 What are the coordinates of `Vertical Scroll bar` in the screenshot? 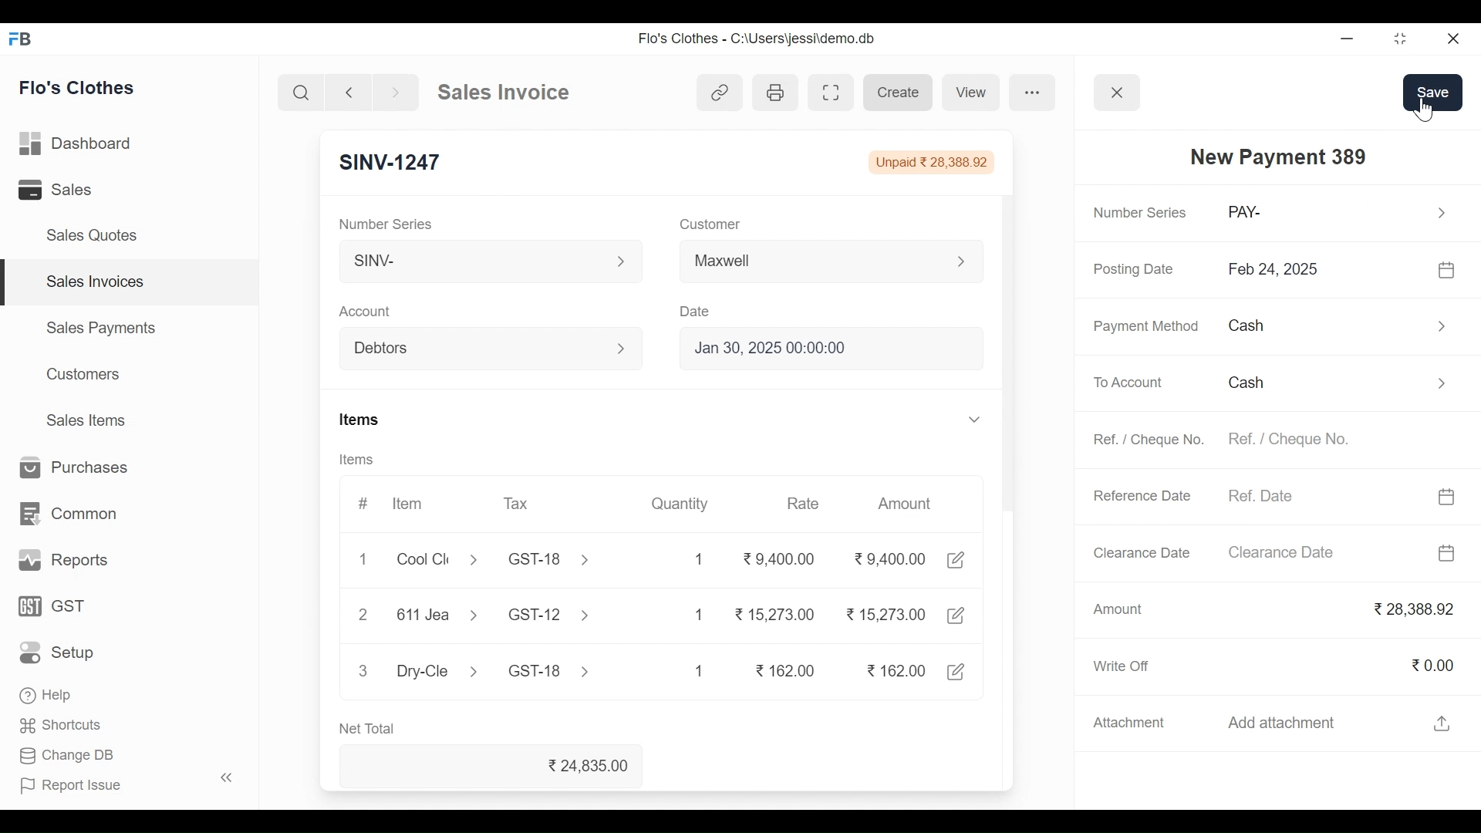 It's located at (1014, 352).